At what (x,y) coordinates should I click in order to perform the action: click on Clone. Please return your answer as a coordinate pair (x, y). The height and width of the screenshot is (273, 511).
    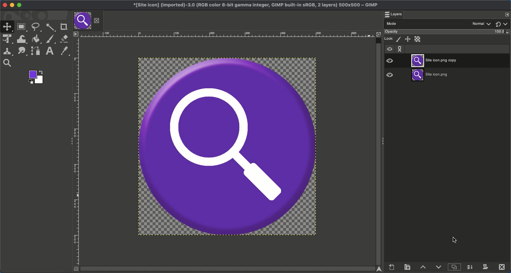
    Looking at the image, I should click on (7, 52).